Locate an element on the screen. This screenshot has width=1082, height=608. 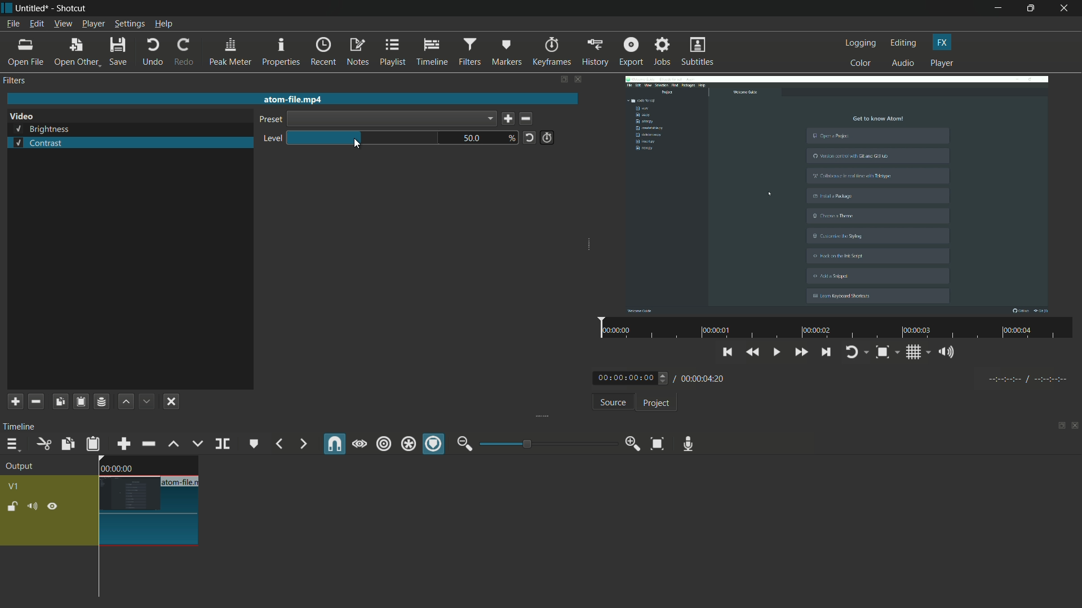
atom-file.mp4 is located at coordinates (292, 99).